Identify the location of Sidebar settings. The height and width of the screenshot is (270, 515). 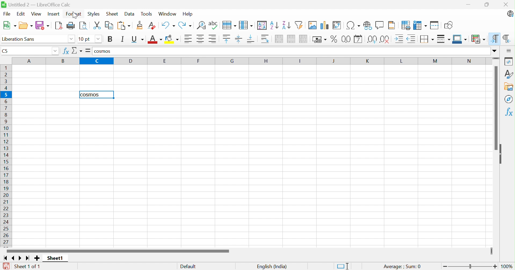
(508, 51).